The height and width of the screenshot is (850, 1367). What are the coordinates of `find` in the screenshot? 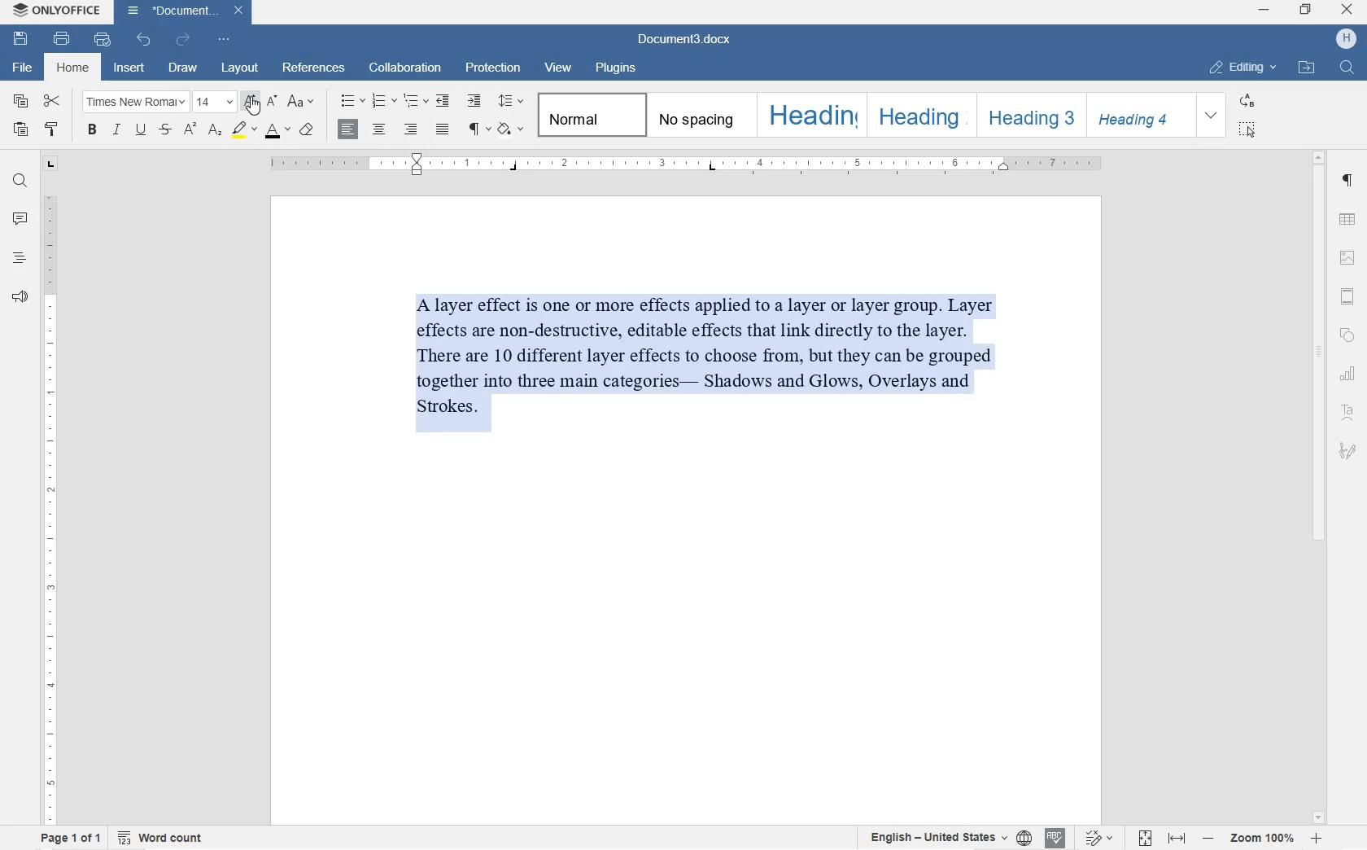 It's located at (20, 184).